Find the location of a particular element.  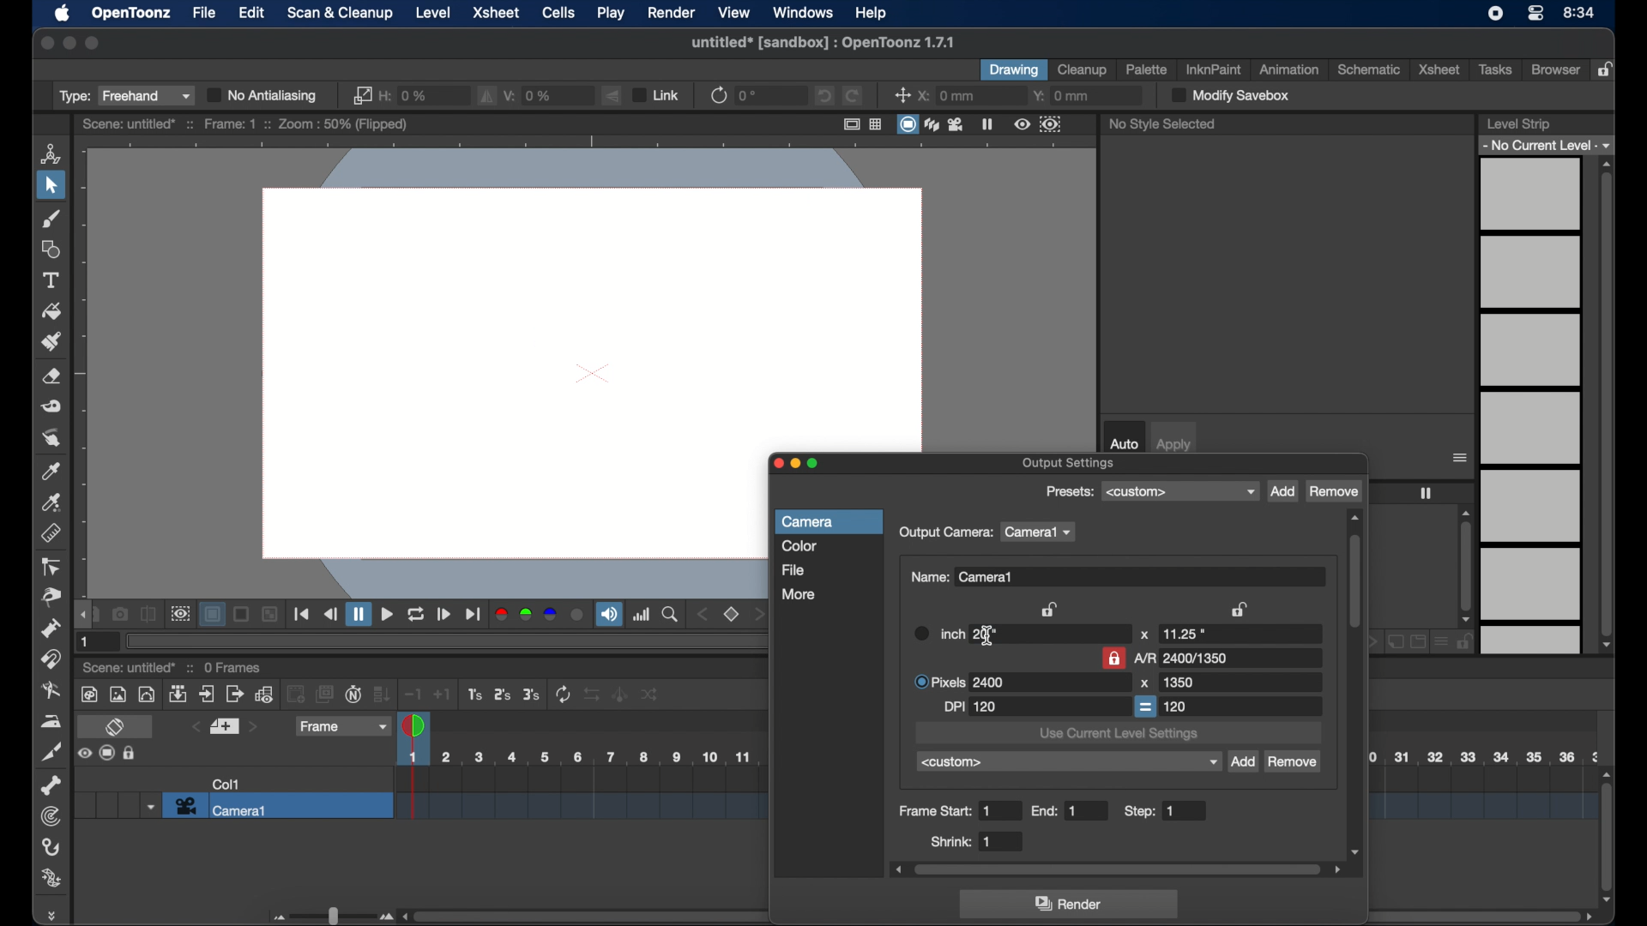

zoom is located at coordinates (671, 615).